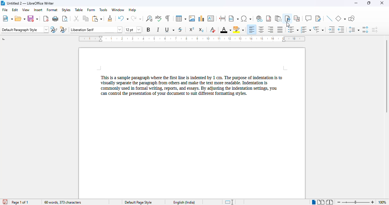 The height and width of the screenshot is (205, 389). Describe the element at coordinates (30, 3) in the screenshot. I see `title` at that location.